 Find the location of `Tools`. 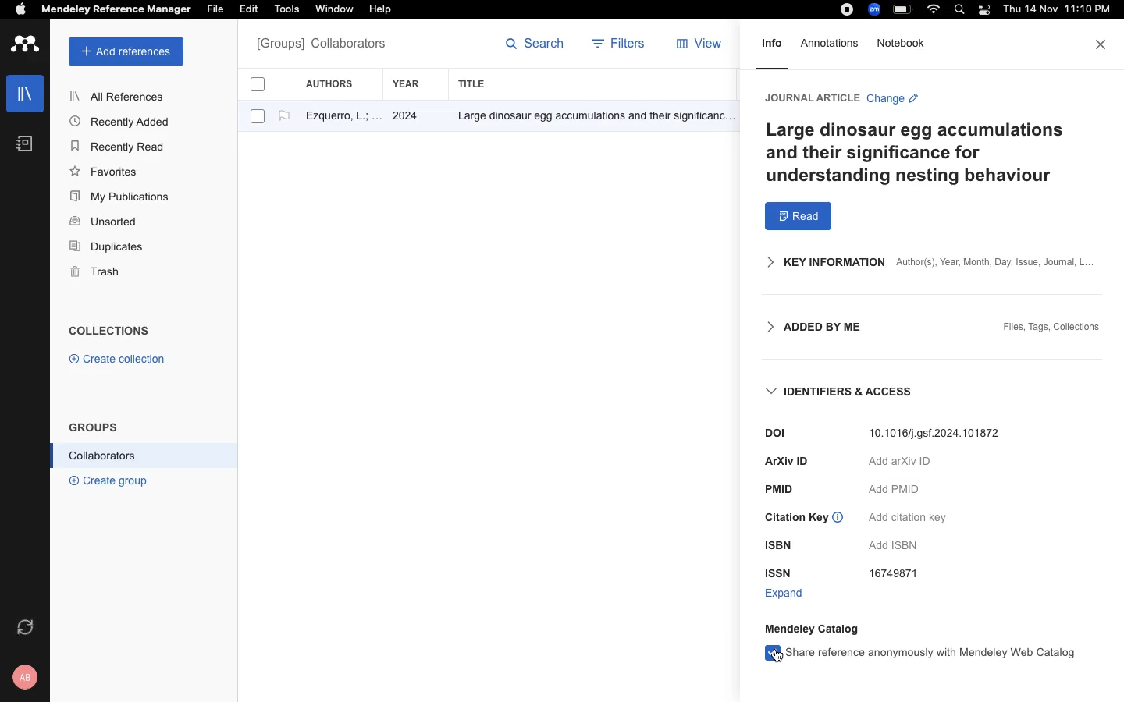

Tools is located at coordinates (286, 10).